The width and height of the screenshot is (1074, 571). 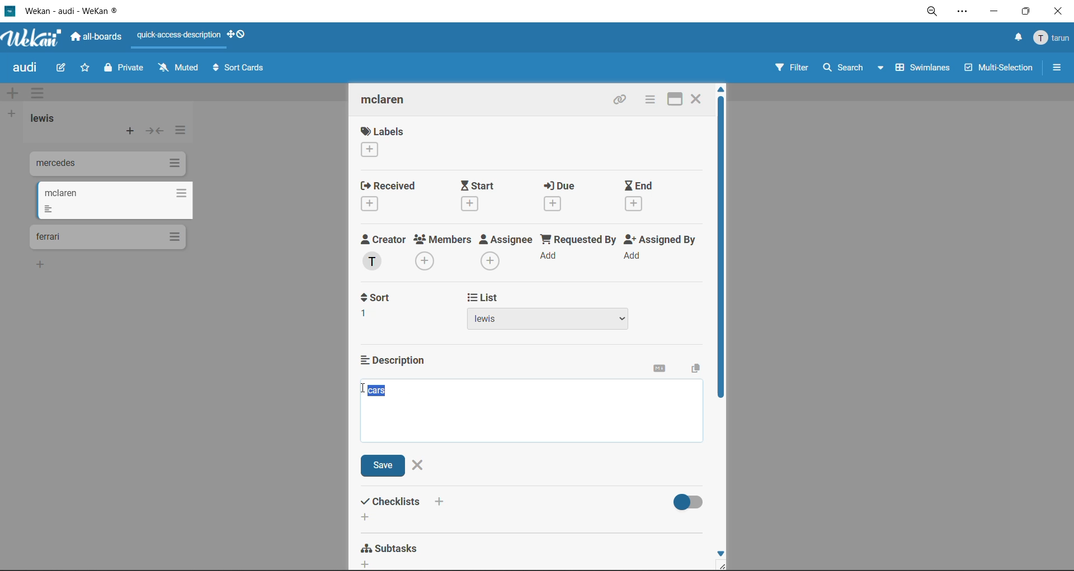 I want to click on vertical scroll bar, so click(x=721, y=250).